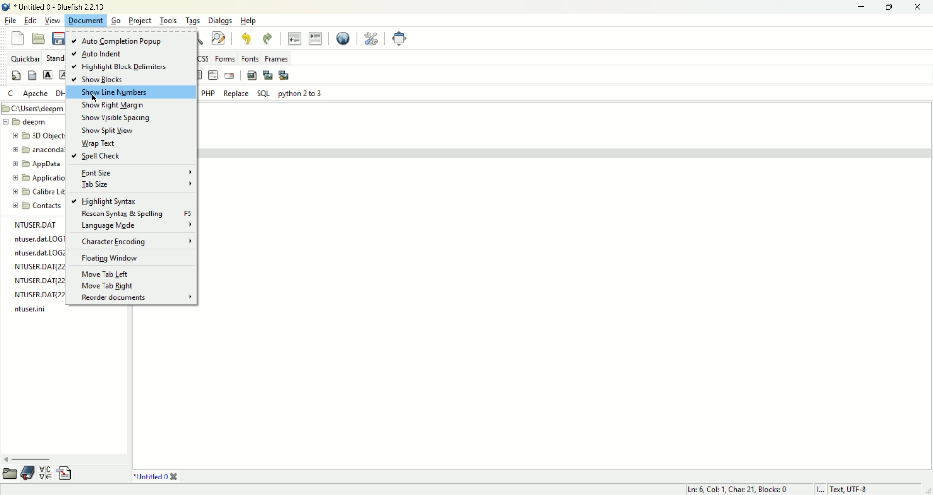  Describe the element at coordinates (249, 21) in the screenshot. I see `help` at that location.